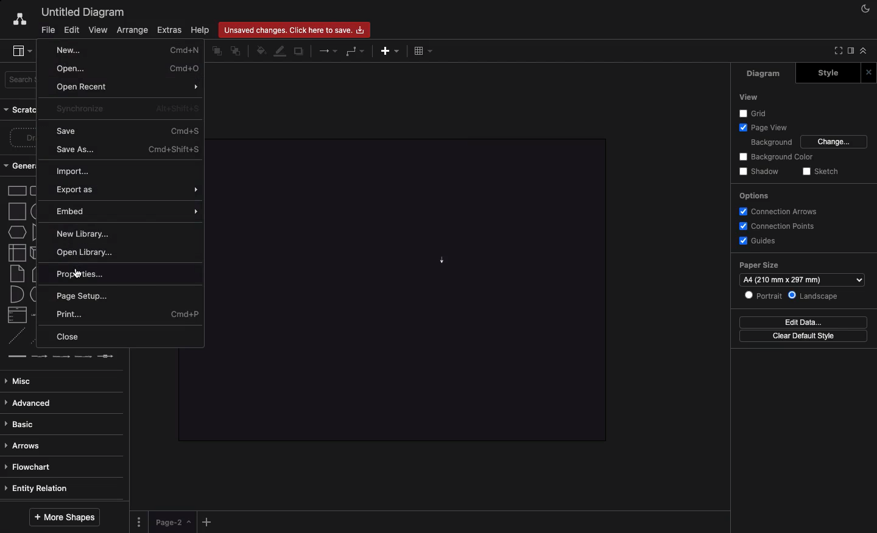 The height and width of the screenshot is (533, 877). What do you see at coordinates (764, 74) in the screenshot?
I see `Diagram` at bounding box center [764, 74].